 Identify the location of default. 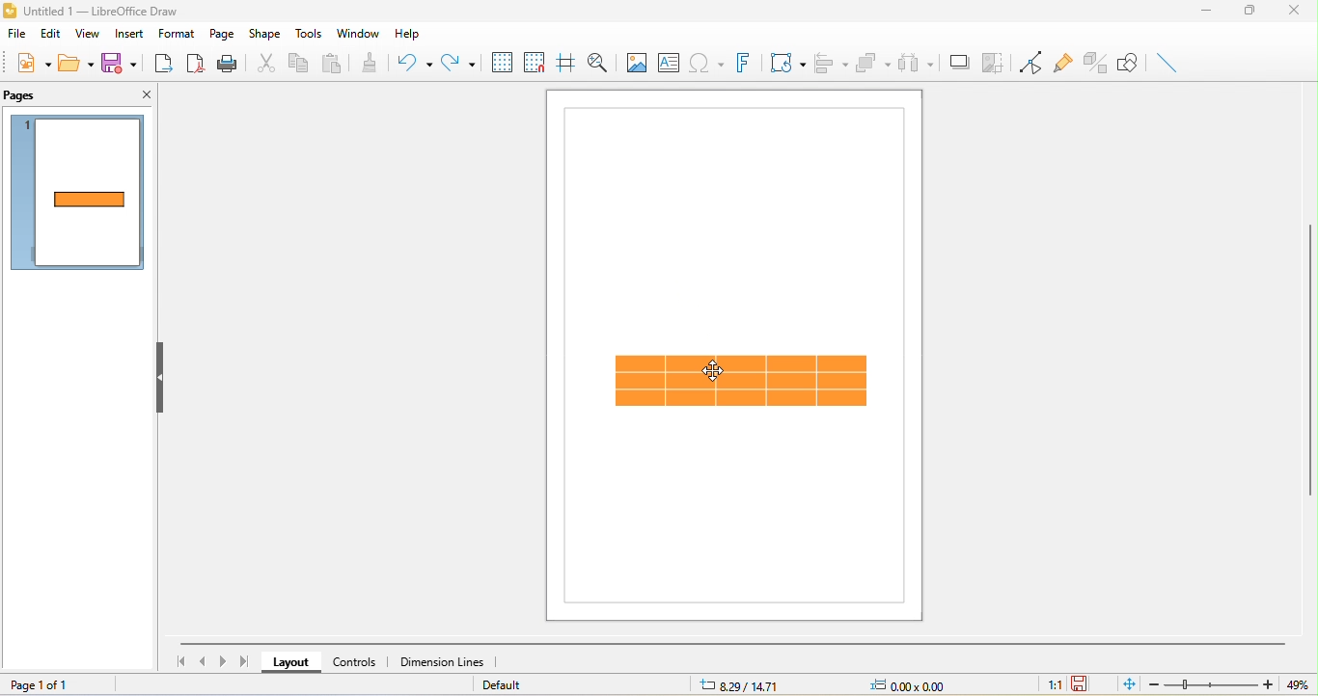
(523, 684).